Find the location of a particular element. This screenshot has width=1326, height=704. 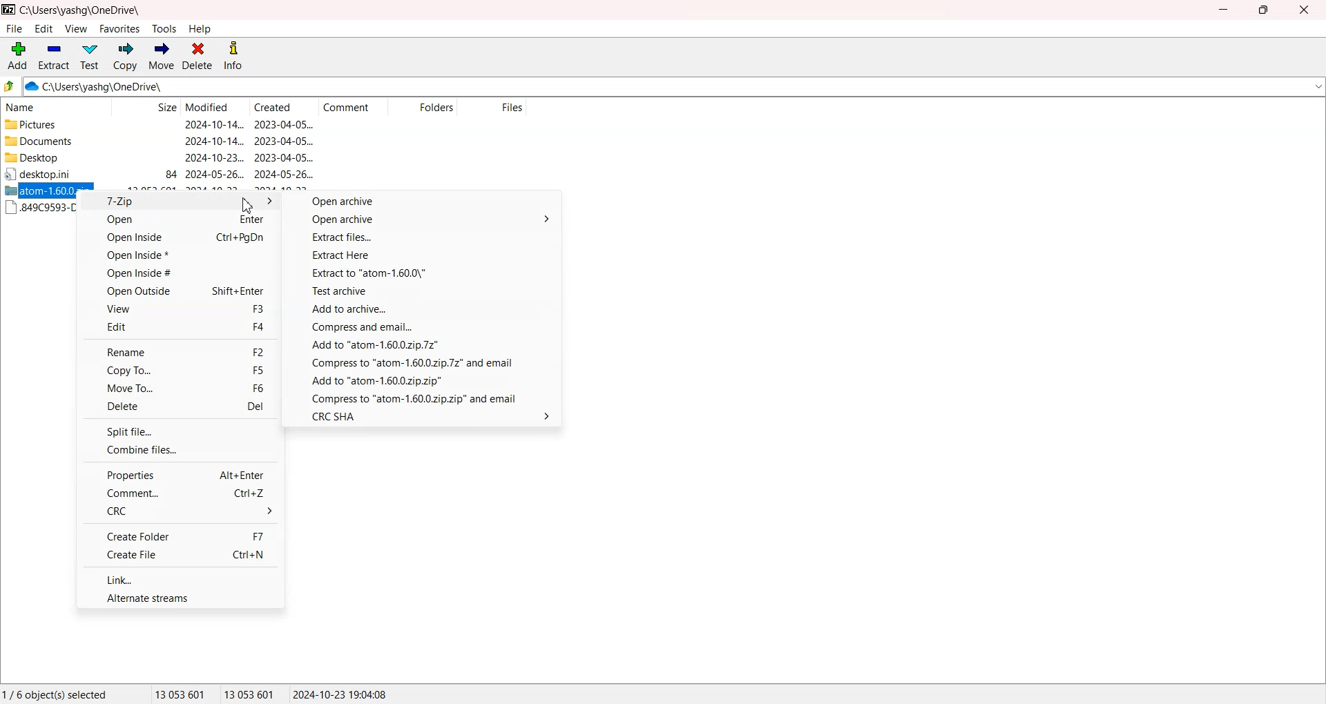

Edit is located at coordinates (180, 326).